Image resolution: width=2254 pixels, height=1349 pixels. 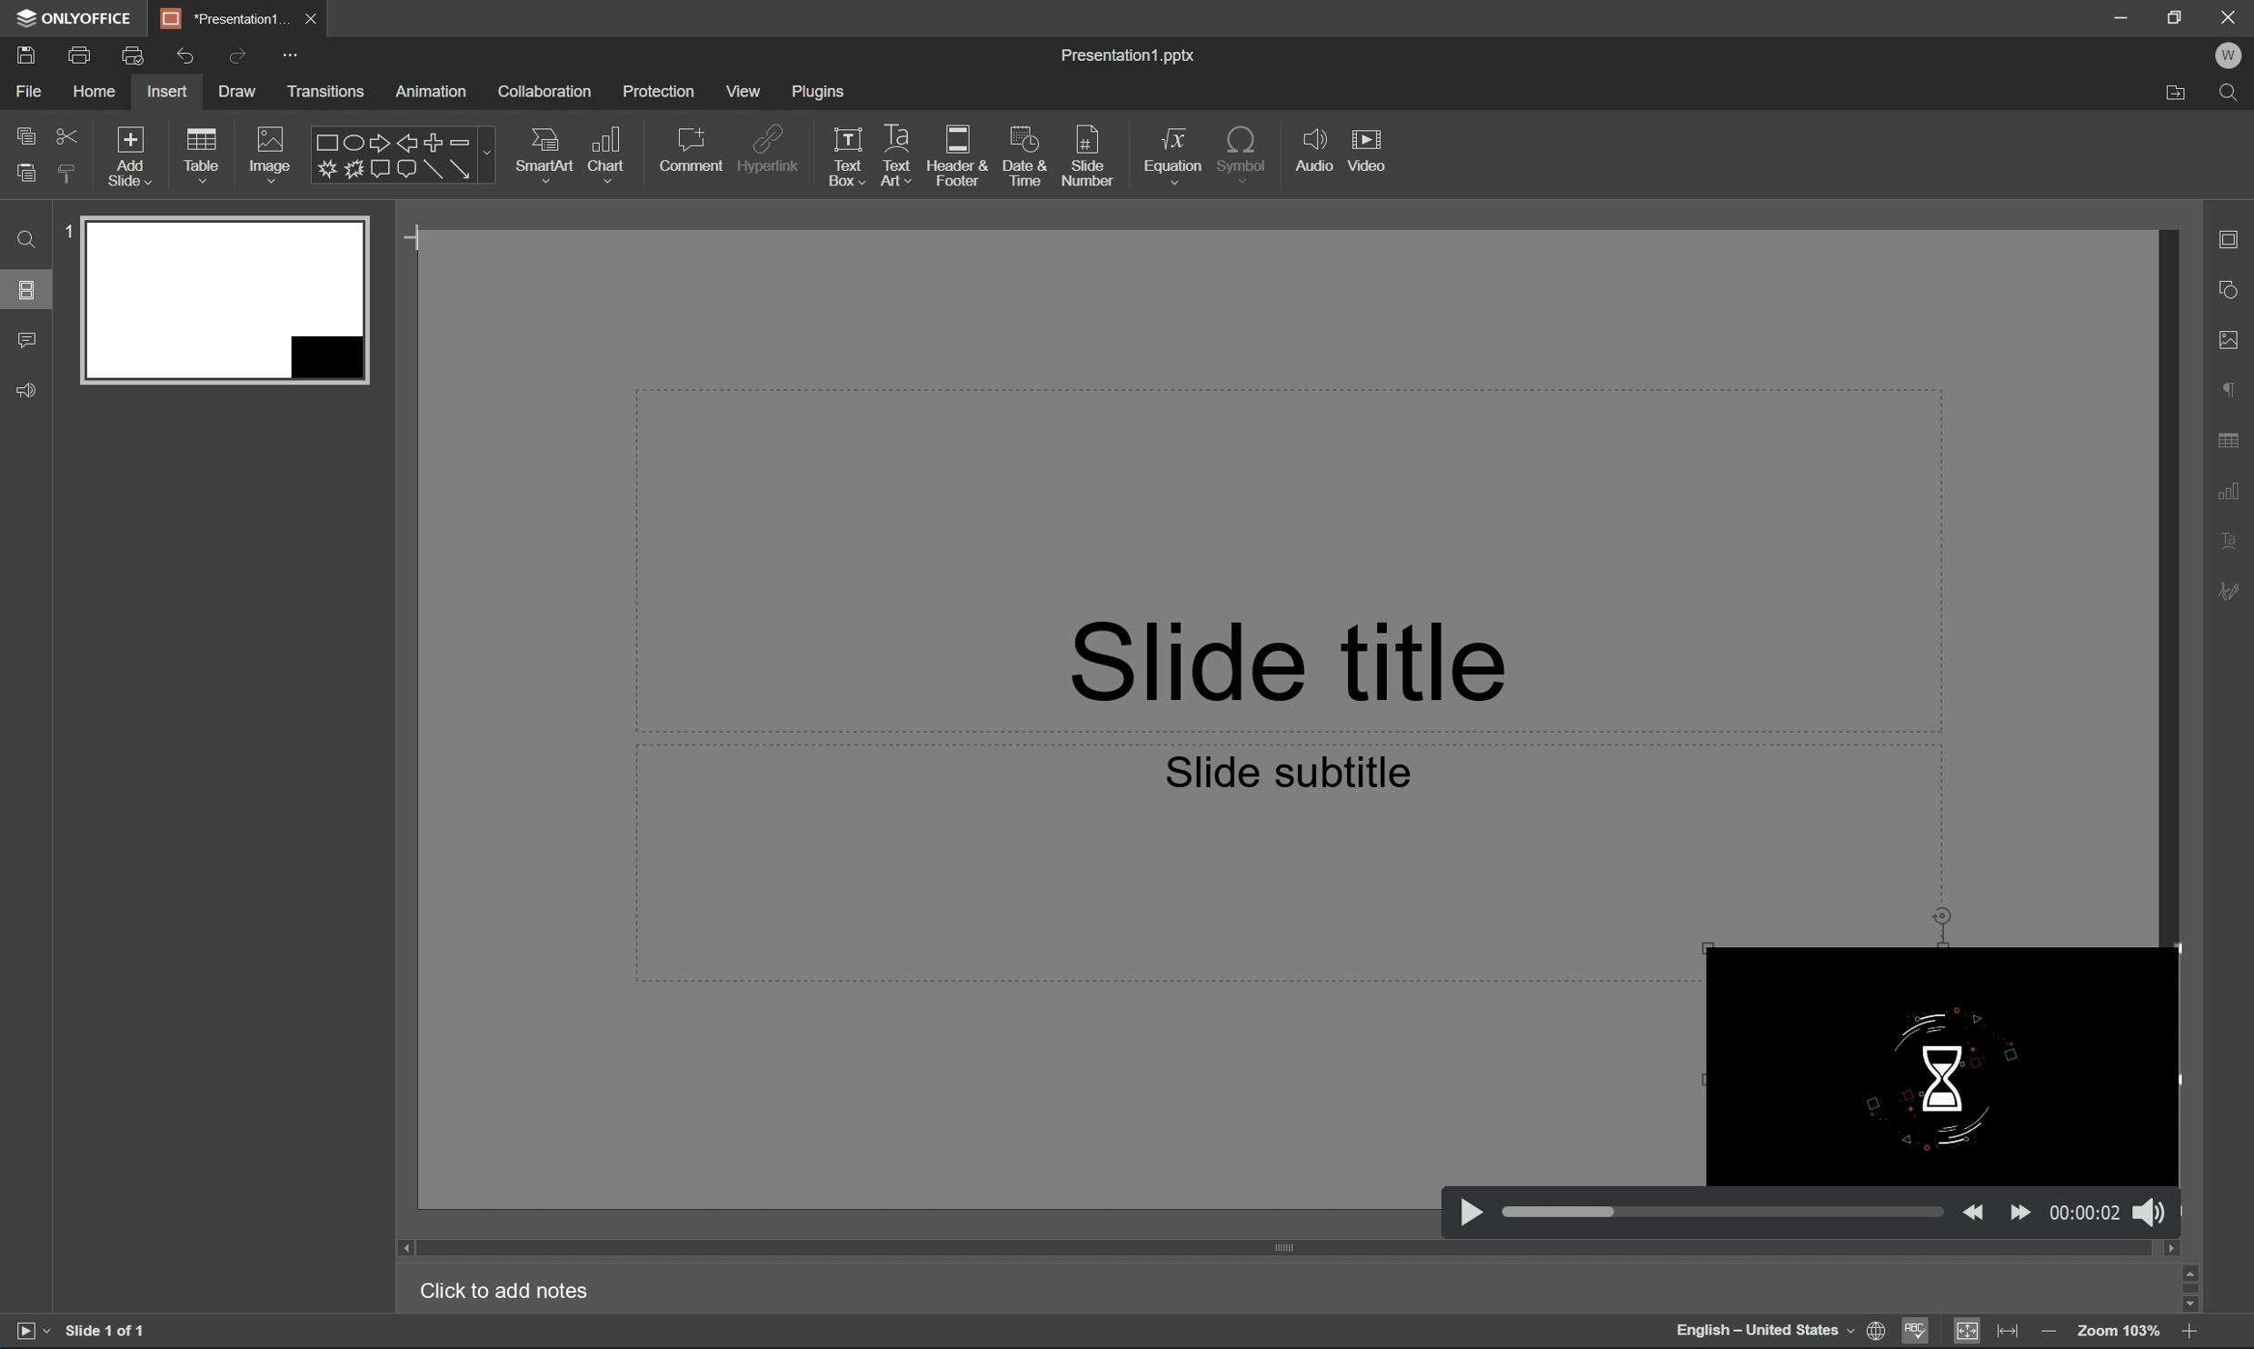 What do you see at coordinates (69, 134) in the screenshot?
I see `cut` at bounding box center [69, 134].